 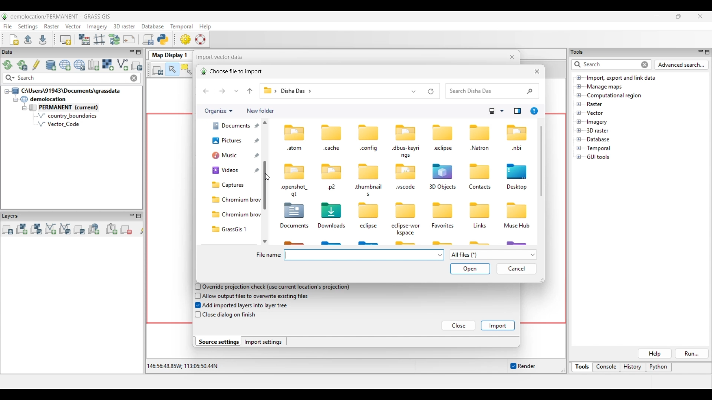 I want to click on Cancel inputs, so click(x=517, y=269).